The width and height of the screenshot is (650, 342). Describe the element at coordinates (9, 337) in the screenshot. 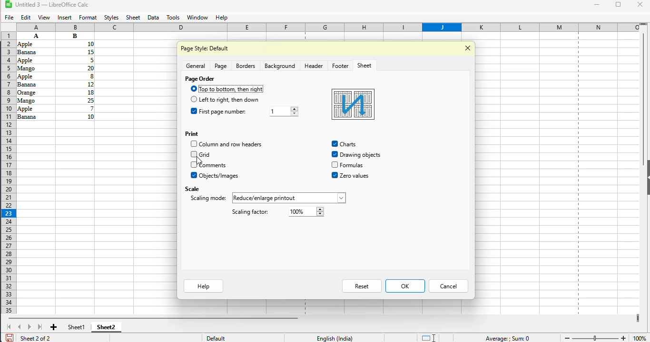

I see `click to save document` at that location.